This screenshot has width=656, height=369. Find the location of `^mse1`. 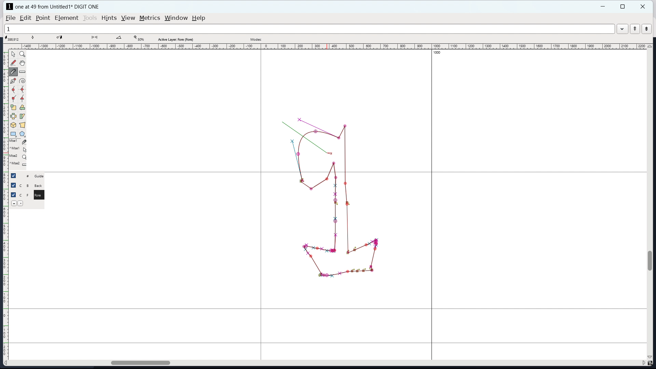

^mse1 is located at coordinates (19, 148).